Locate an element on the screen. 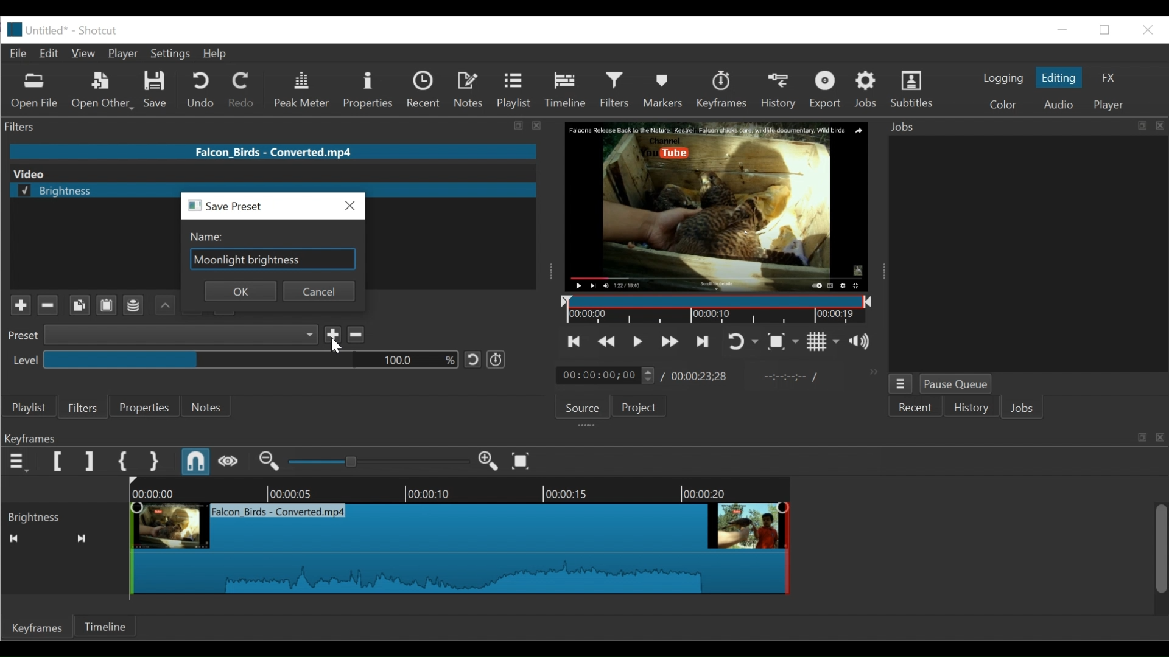 The width and height of the screenshot is (1169, 657). Shotcut is located at coordinates (100, 30).